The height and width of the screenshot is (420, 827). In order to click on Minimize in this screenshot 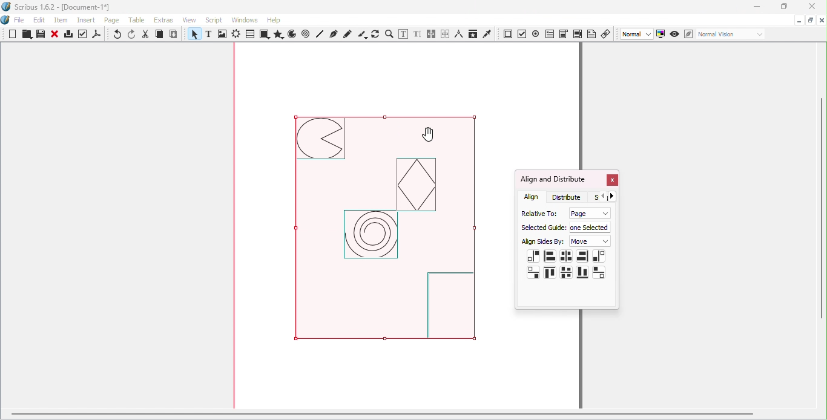, I will do `click(756, 7)`.